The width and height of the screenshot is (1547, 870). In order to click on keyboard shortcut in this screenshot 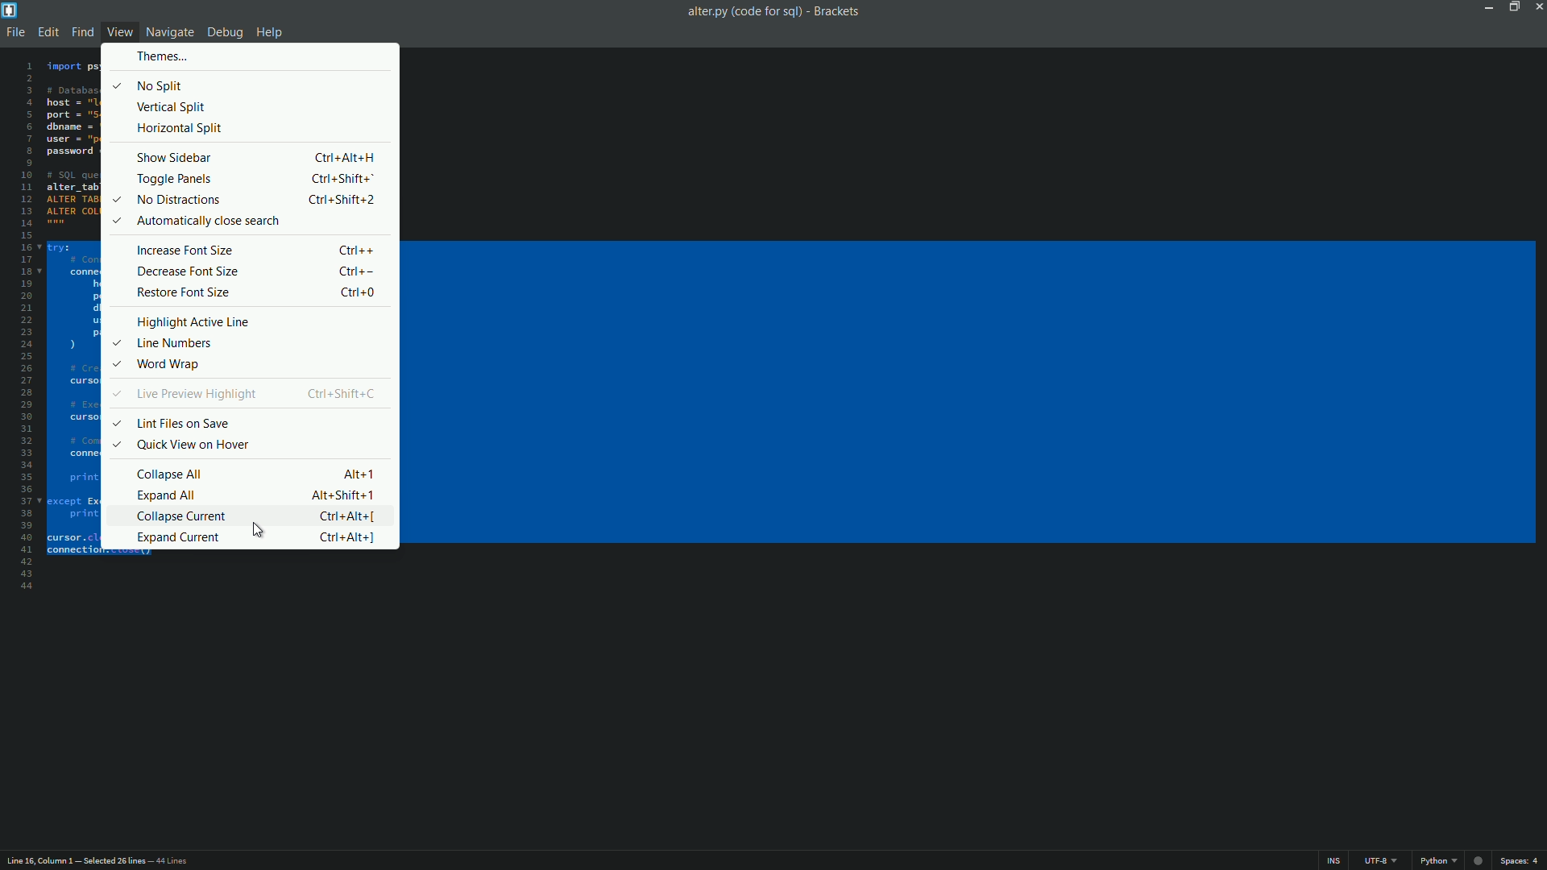, I will do `click(344, 180)`.